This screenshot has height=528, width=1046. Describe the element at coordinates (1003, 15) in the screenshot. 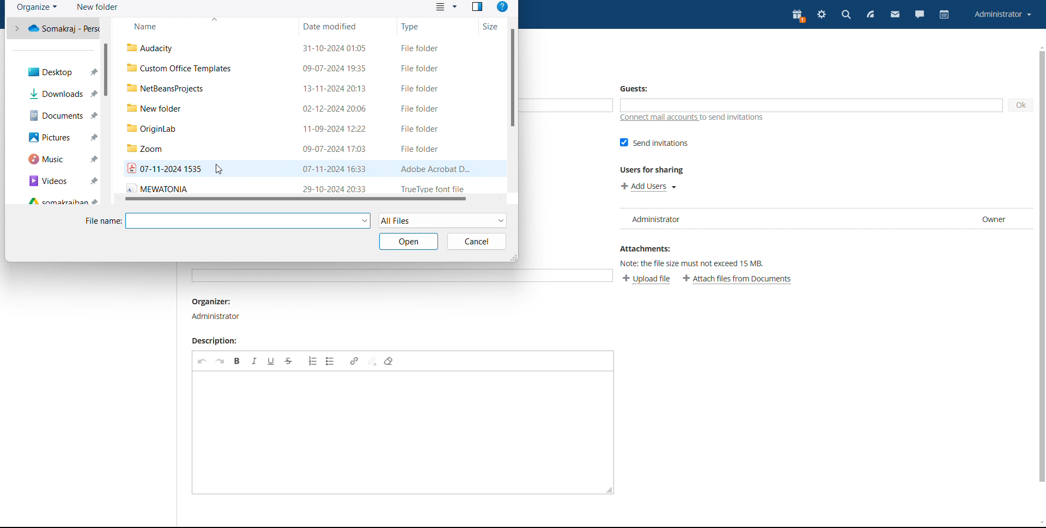

I see `account` at that location.